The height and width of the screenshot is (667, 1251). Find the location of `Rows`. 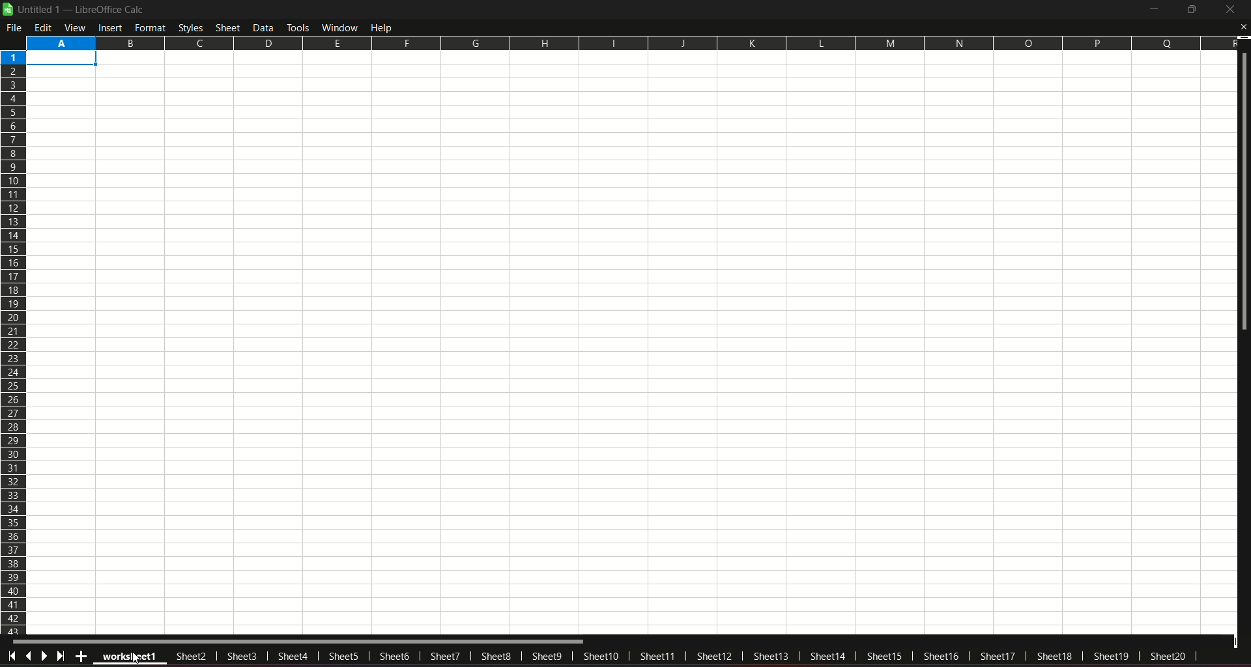

Rows is located at coordinates (14, 341).